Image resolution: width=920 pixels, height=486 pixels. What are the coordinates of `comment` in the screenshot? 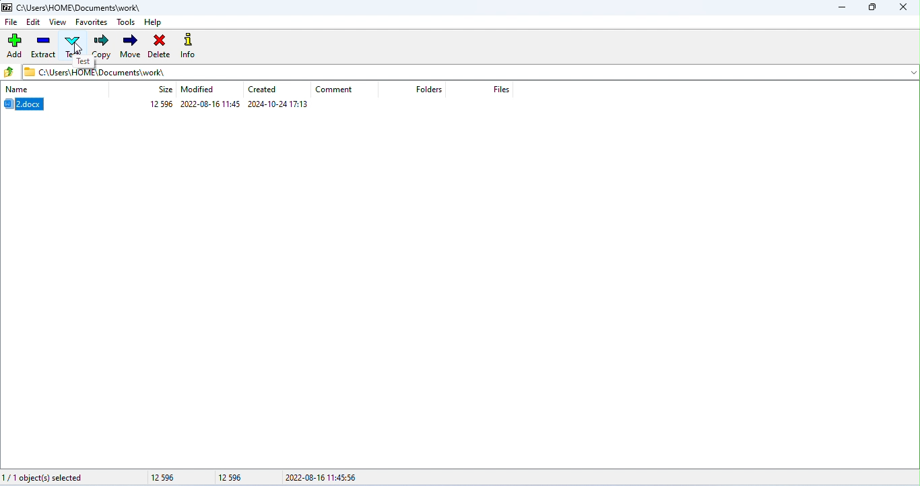 It's located at (335, 90).